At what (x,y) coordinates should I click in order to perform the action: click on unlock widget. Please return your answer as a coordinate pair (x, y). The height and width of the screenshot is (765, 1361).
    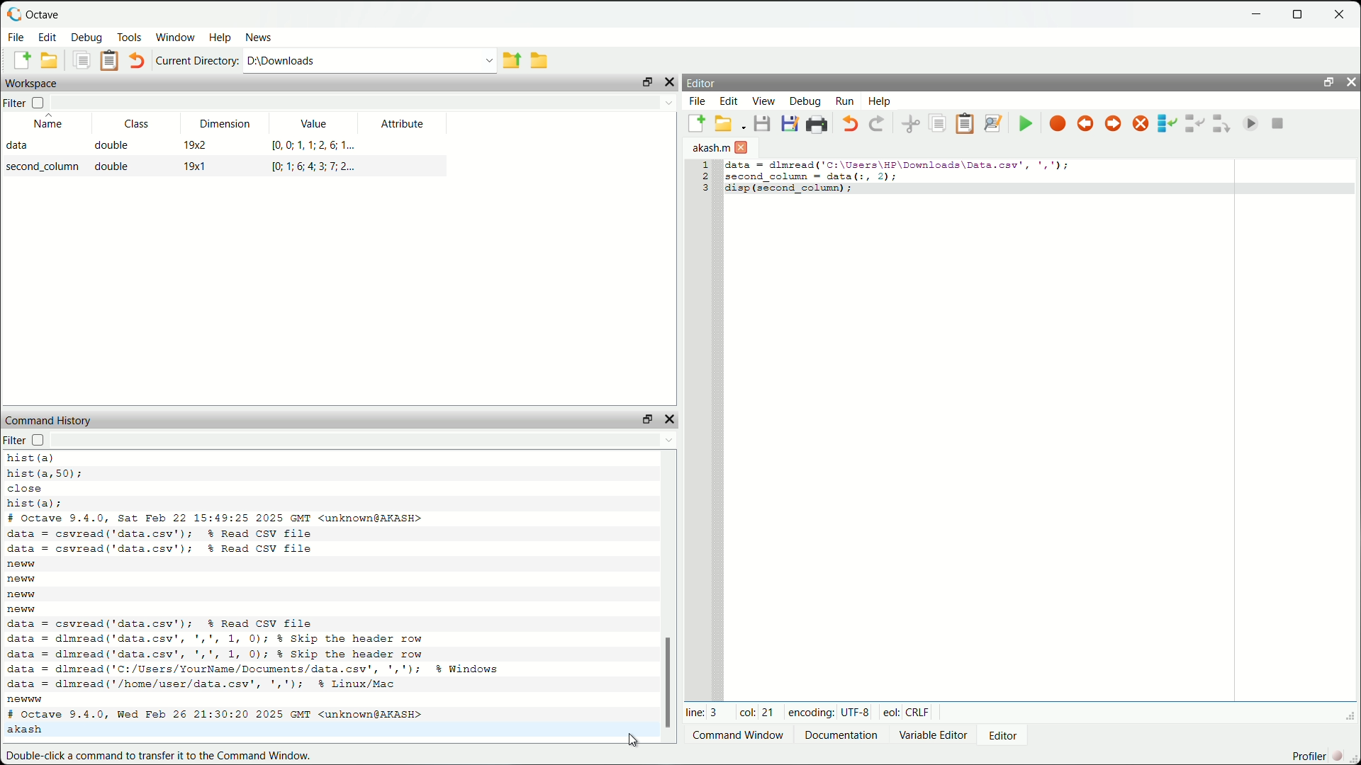
    Looking at the image, I should click on (648, 416).